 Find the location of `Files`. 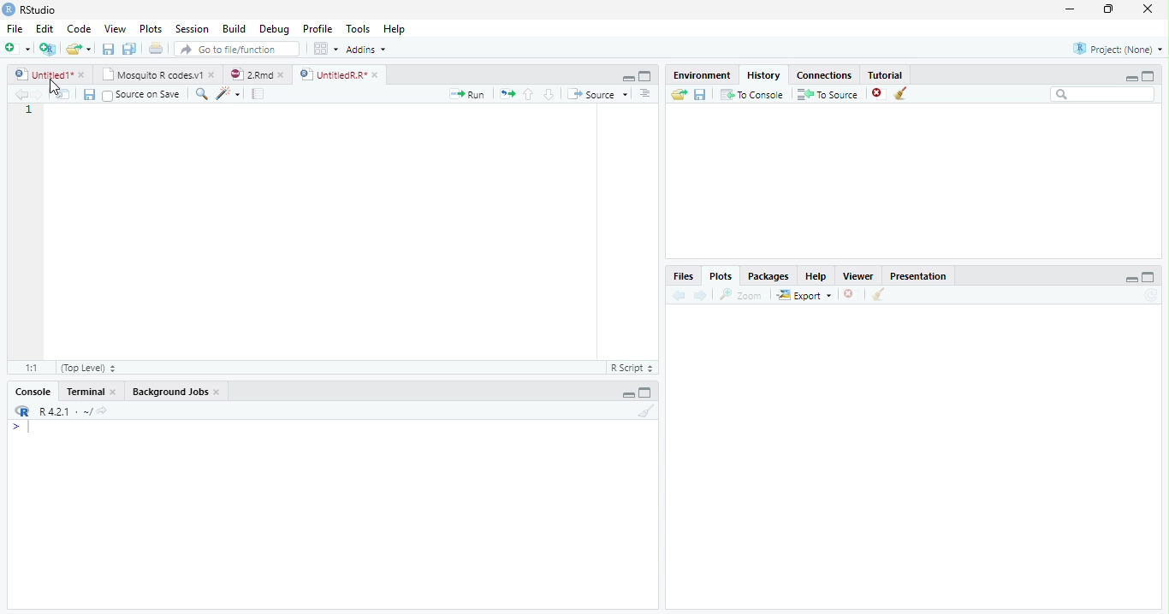

Files is located at coordinates (684, 276).